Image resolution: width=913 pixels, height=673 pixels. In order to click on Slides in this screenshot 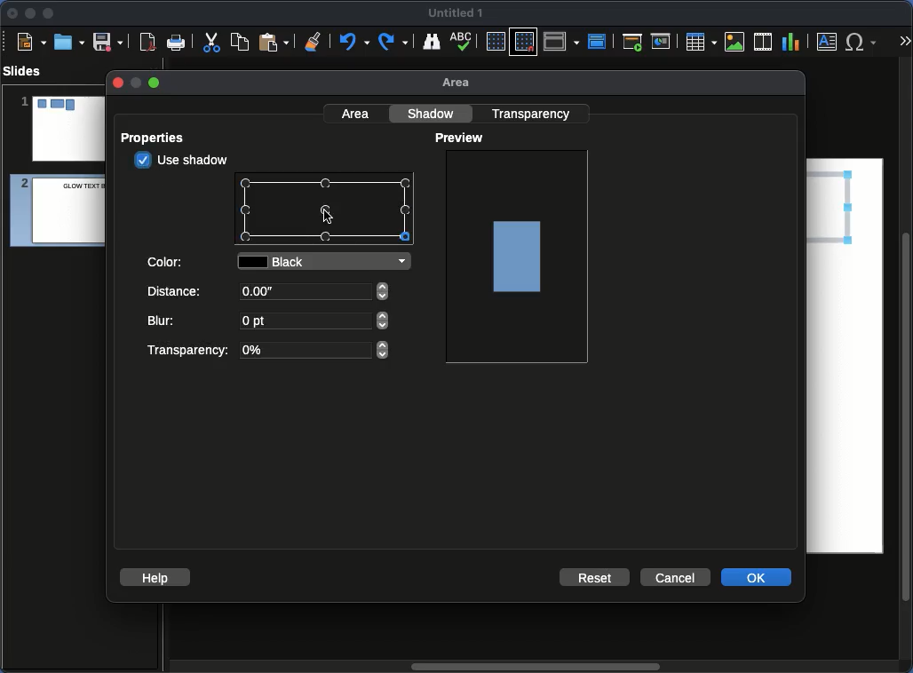, I will do `click(28, 71)`.